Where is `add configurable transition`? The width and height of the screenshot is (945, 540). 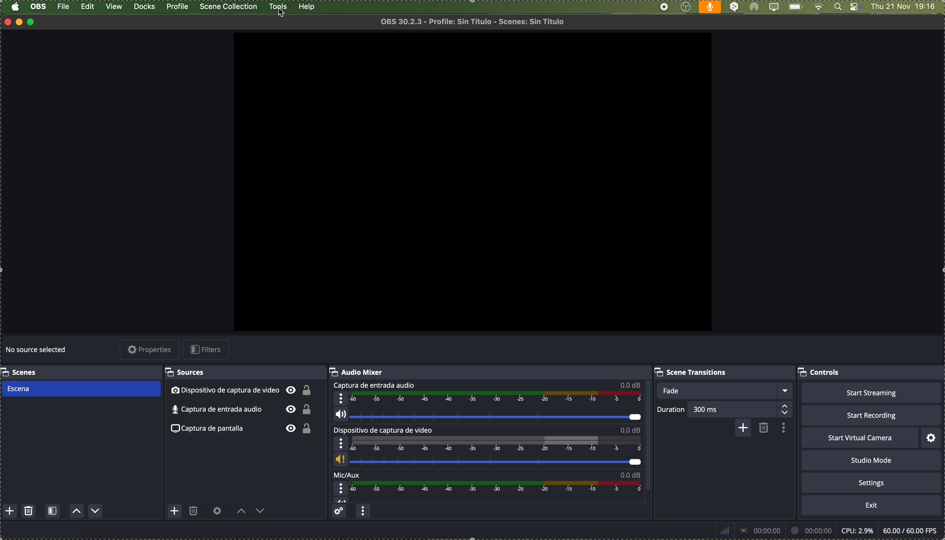
add configurable transition is located at coordinates (742, 429).